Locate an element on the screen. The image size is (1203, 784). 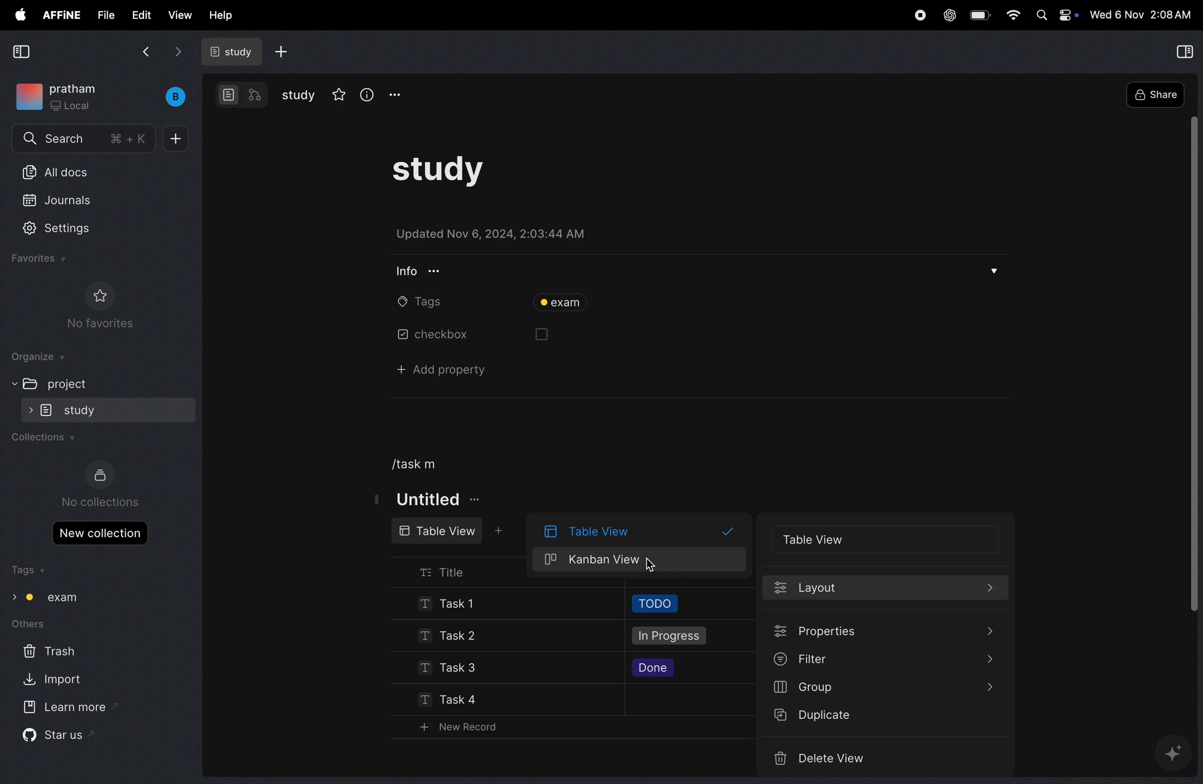
no collections is located at coordinates (102, 484).